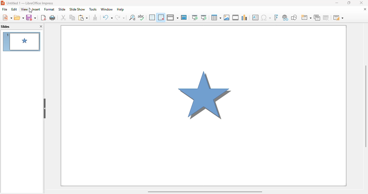  What do you see at coordinates (306, 18) in the screenshot?
I see `new slide` at bounding box center [306, 18].